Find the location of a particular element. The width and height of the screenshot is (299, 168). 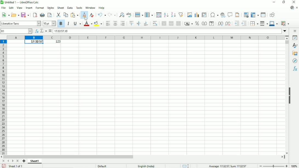

Expand formula bar is located at coordinates (285, 31).